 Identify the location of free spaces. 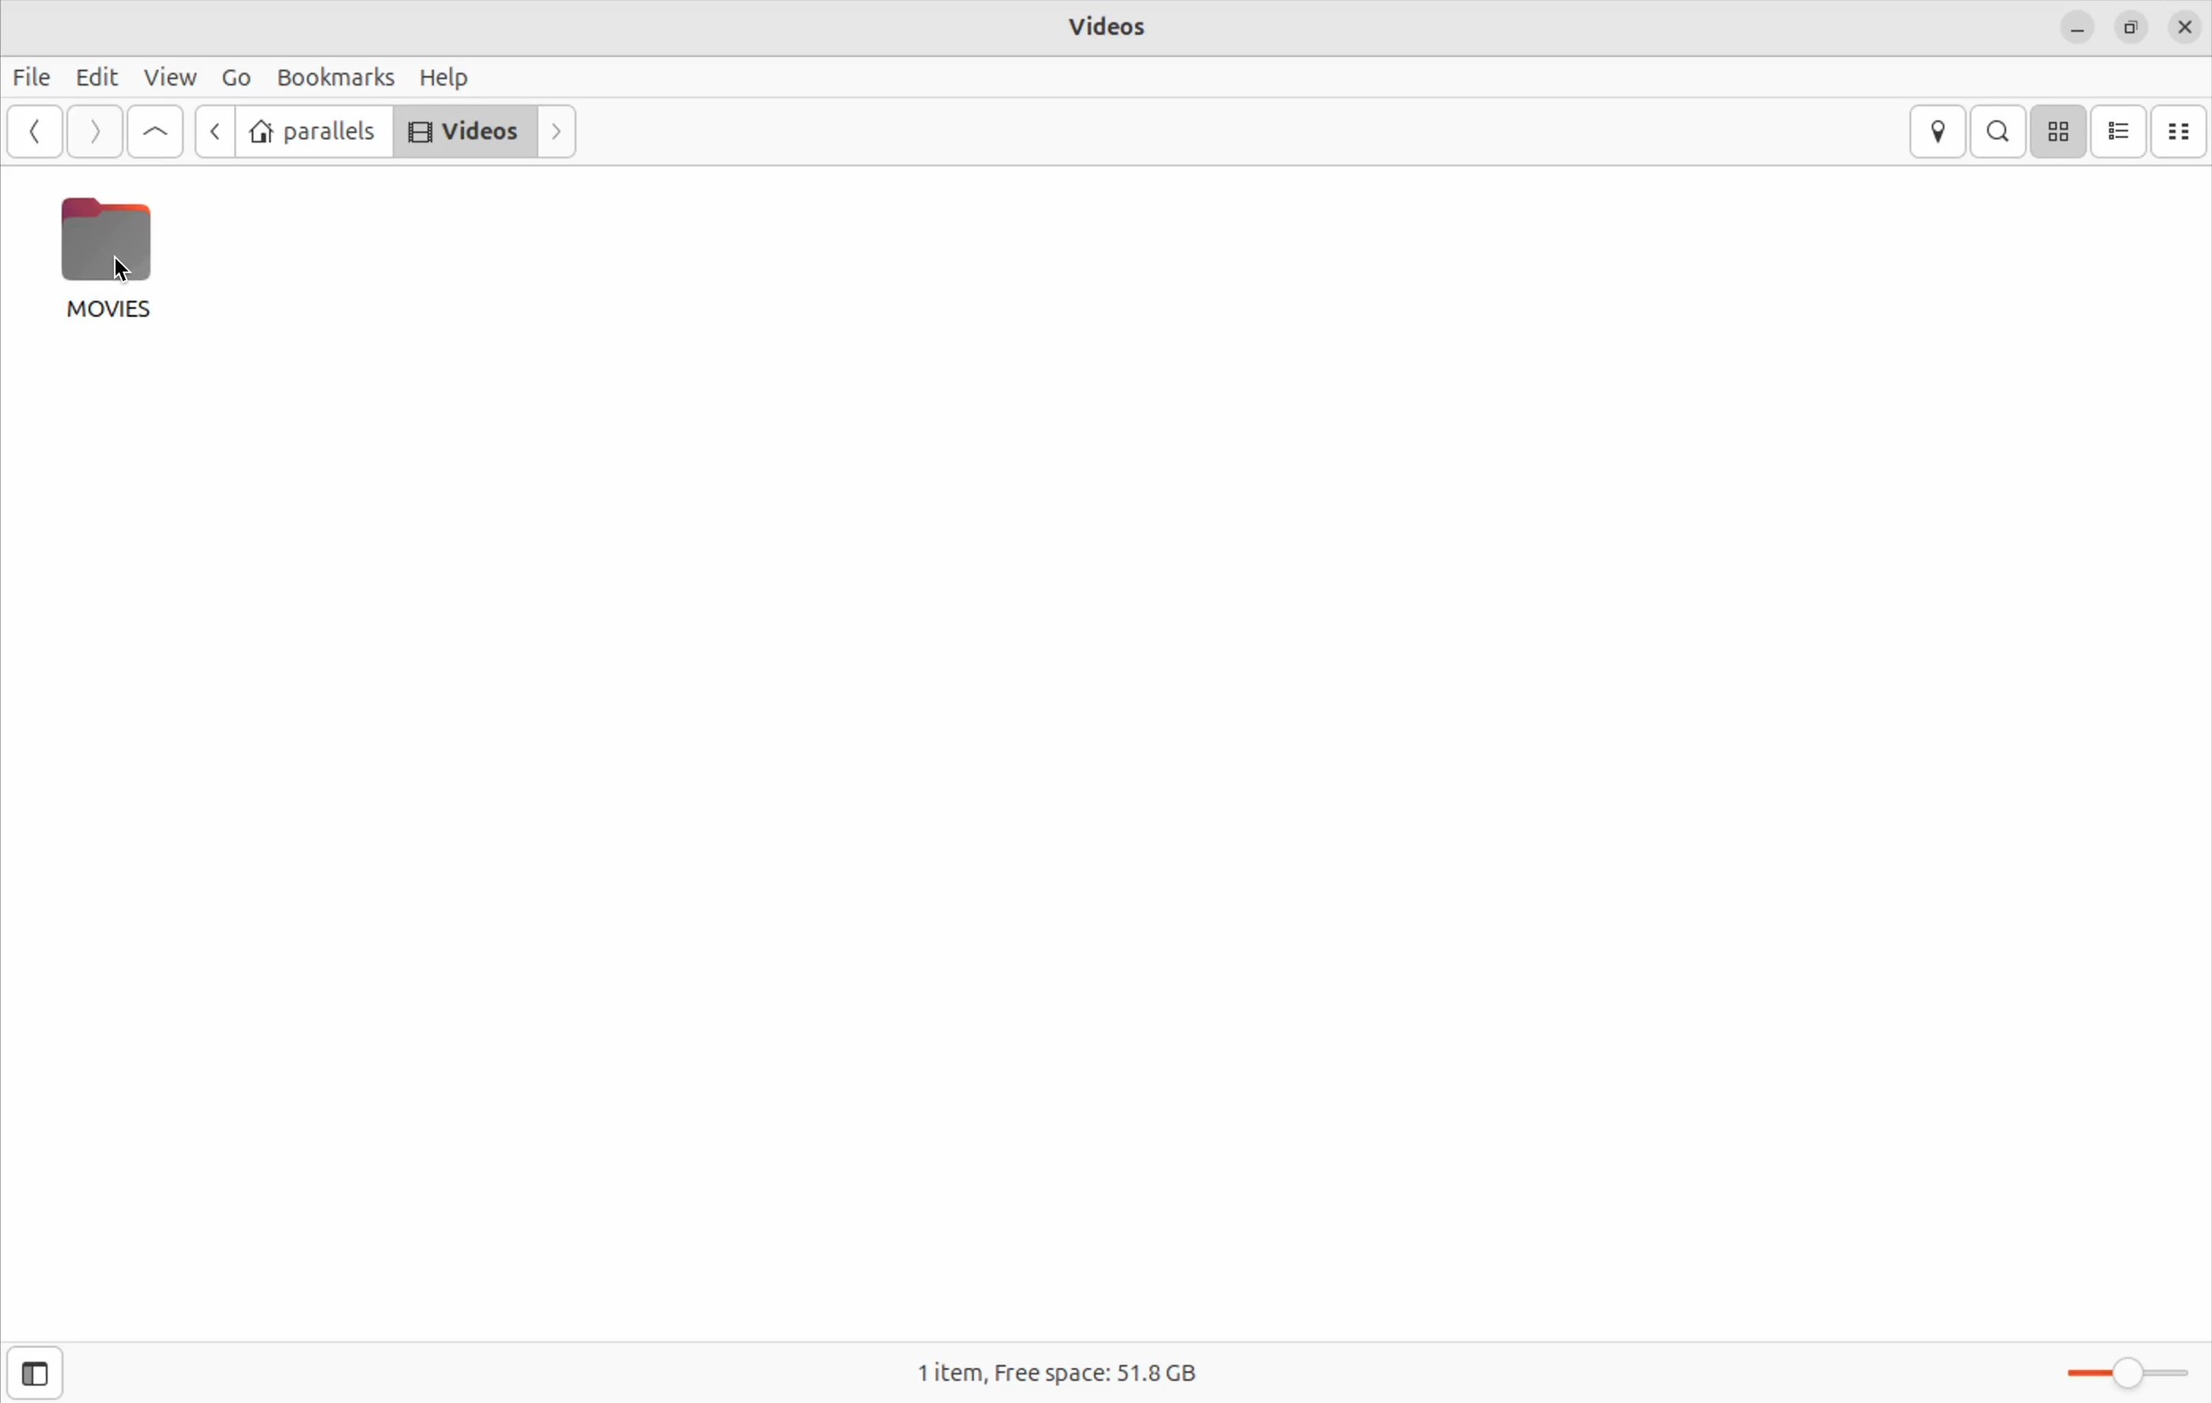
(1075, 1376).